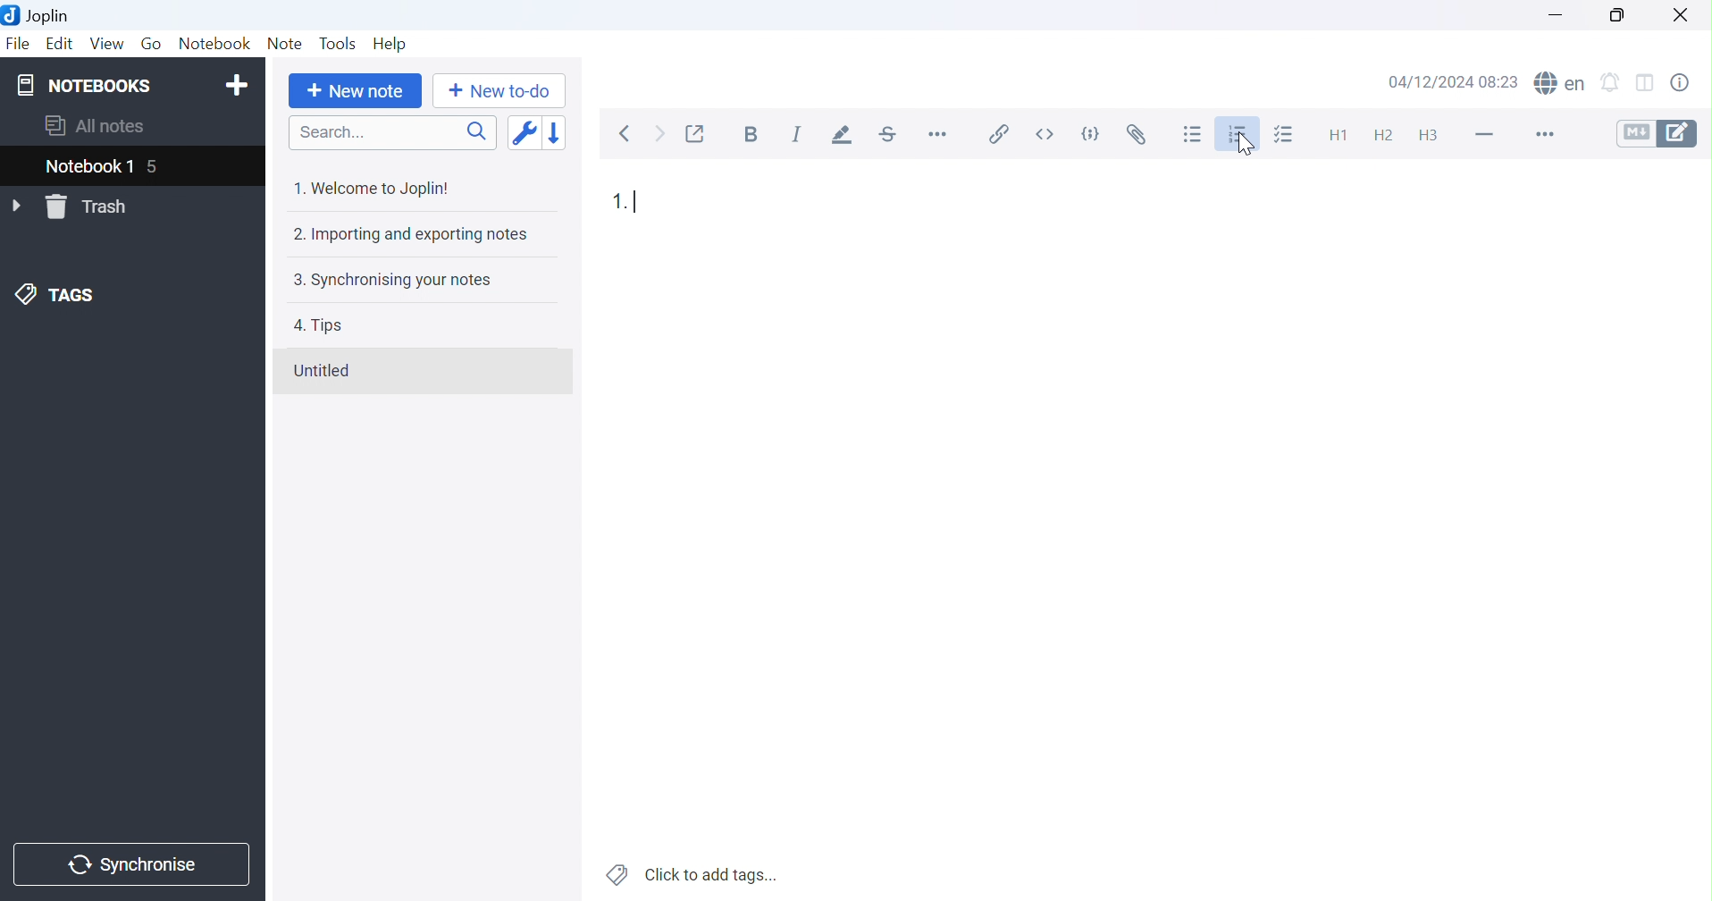 This screenshot has height=901, width=1712. Describe the element at coordinates (39, 14) in the screenshot. I see `Joplin` at that location.